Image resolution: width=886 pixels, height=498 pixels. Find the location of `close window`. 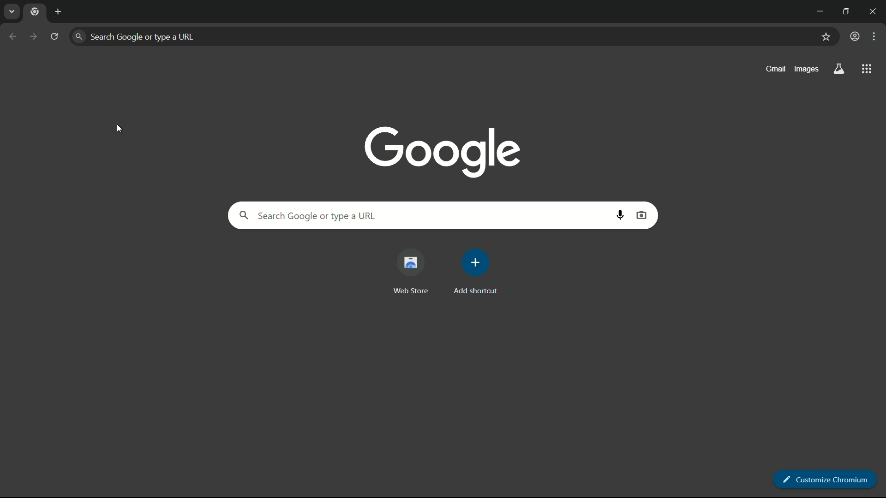

close window is located at coordinates (876, 10).